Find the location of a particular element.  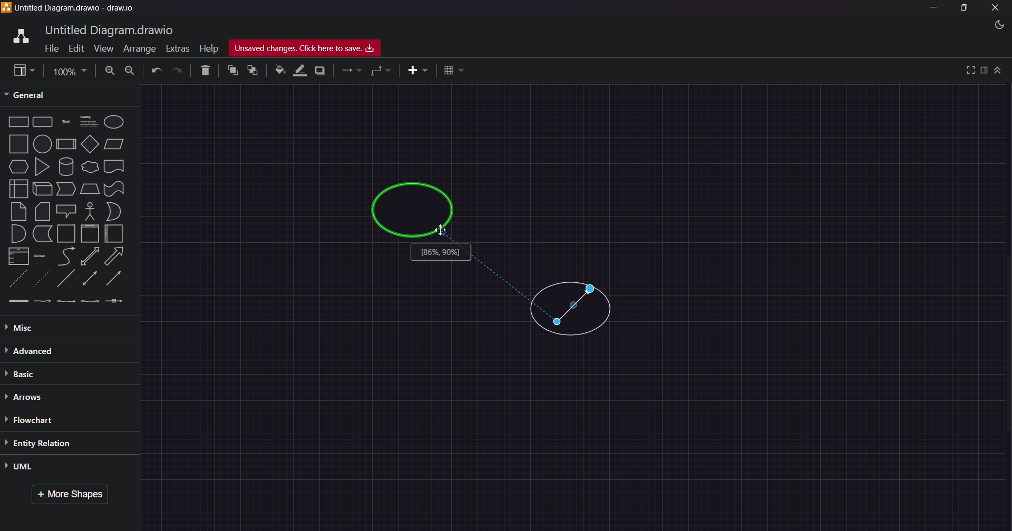

insert is located at coordinates (414, 71).